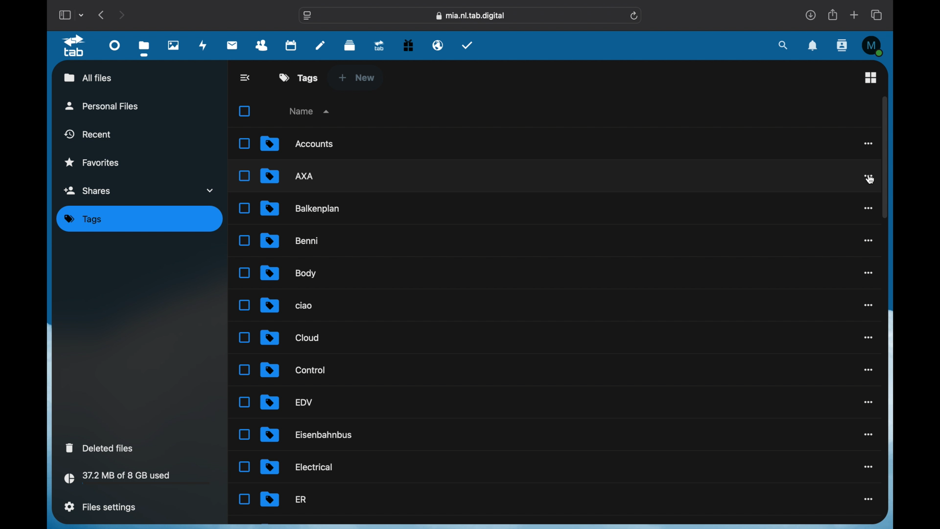  What do you see at coordinates (244, 112) in the screenshot?
I see `Select all checkbox` at bounding box center [244, 112].